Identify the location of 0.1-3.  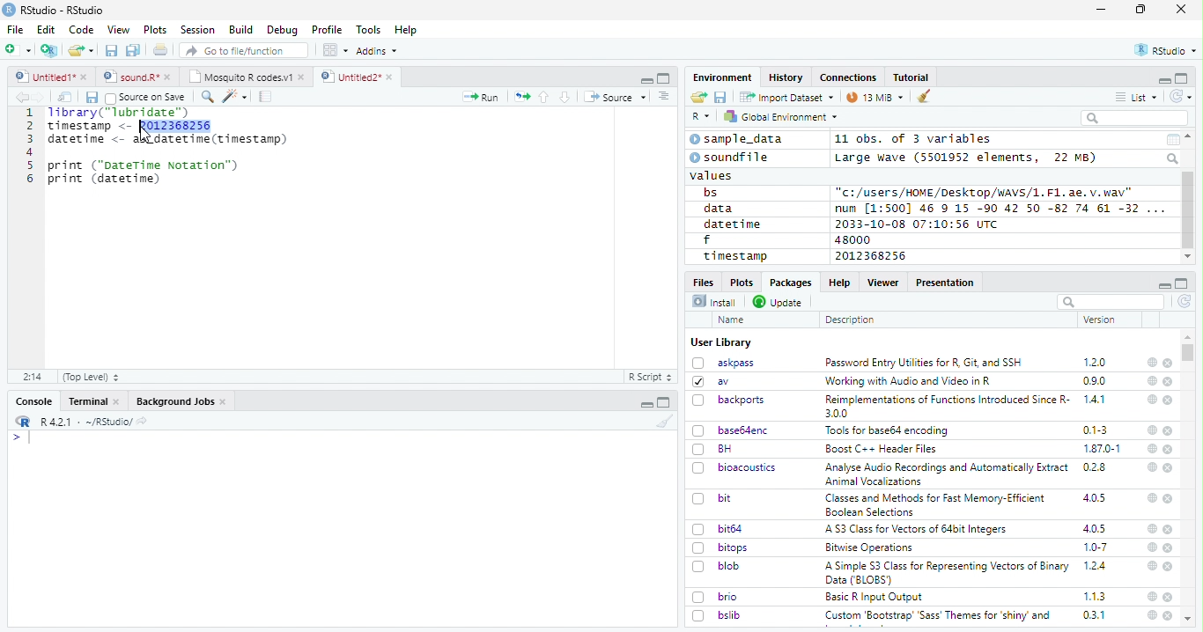
(1098, 430).